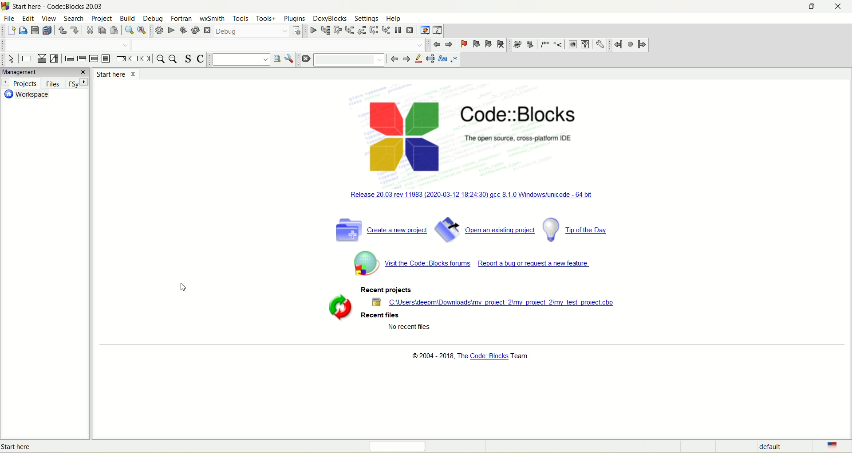 Image resolution: width=852 pixels, height=453 pixels. What do you see at coordinates (365, 19) in the screenshot?
I see `settings` at bounding box center [365, 19].